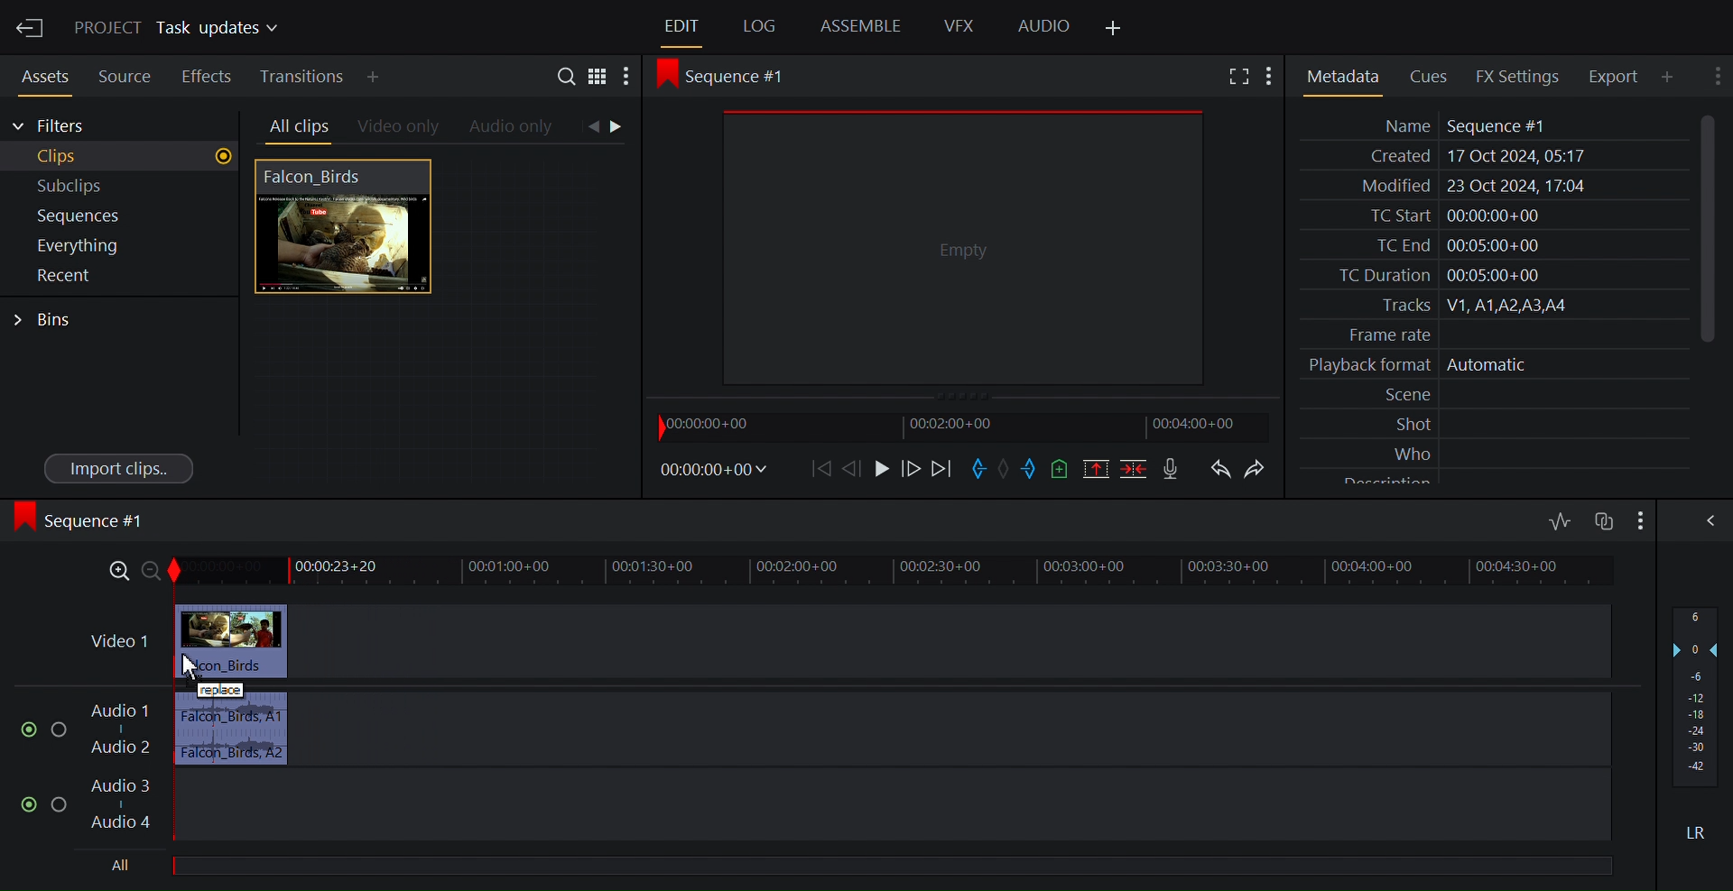 Image resolution: width=1733 pixels, height=891 pixels. I want to click on Exit the current project, so click(29, 27).